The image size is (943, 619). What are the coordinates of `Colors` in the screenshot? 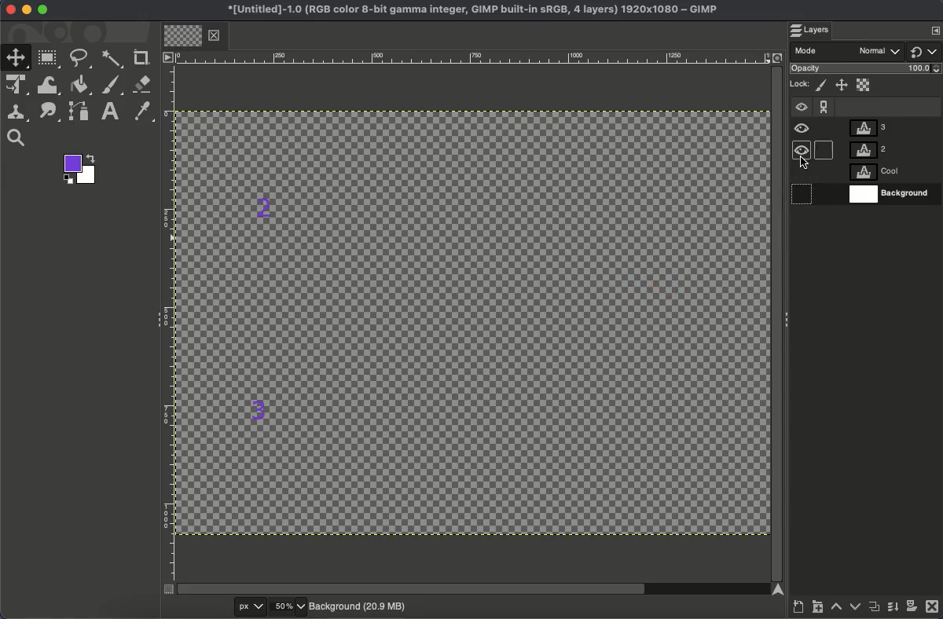 It's located at (82, 170).